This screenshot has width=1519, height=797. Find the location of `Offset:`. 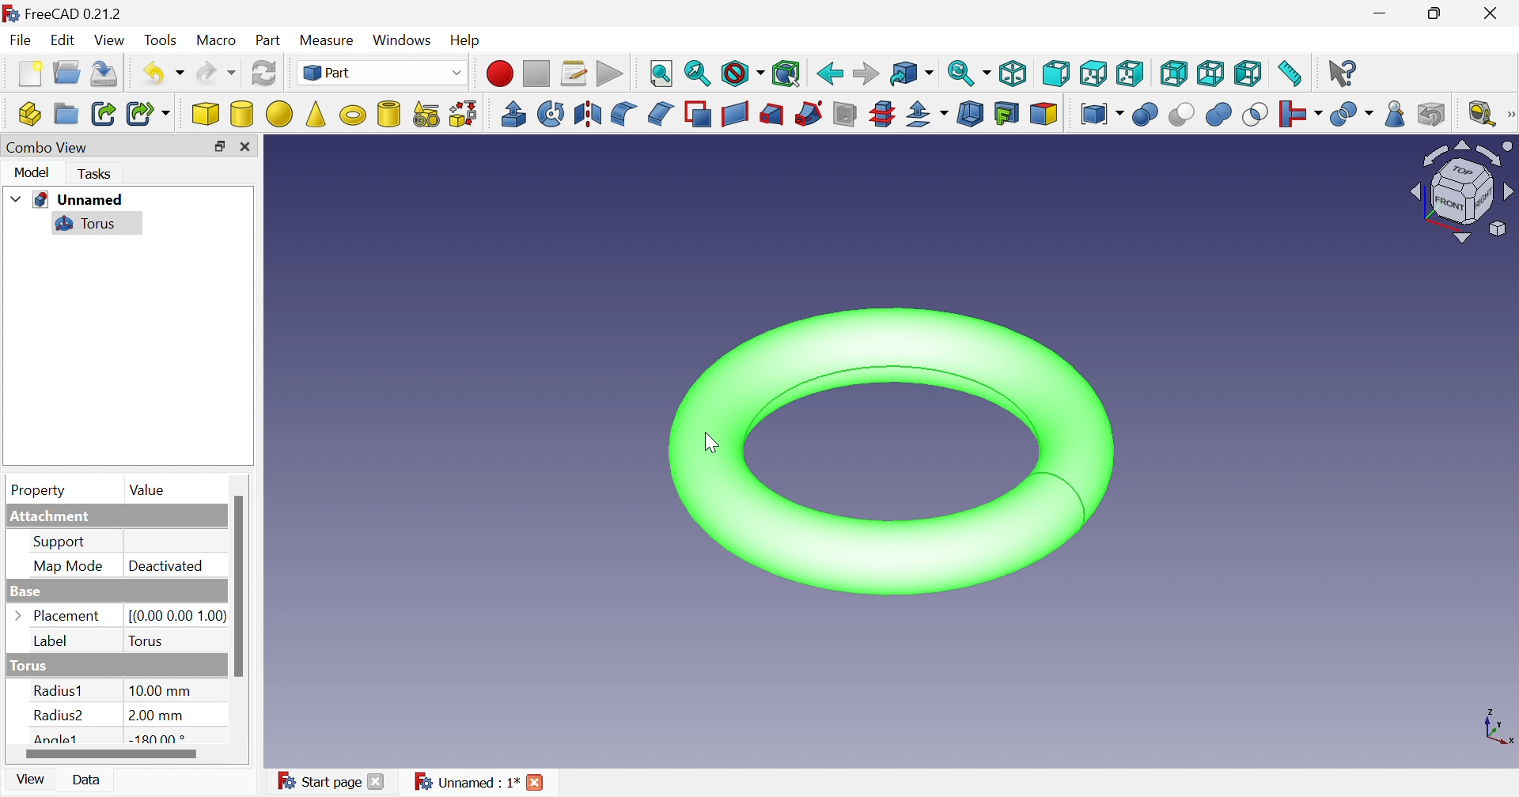

Offset: is located at coordinates (928, 115).